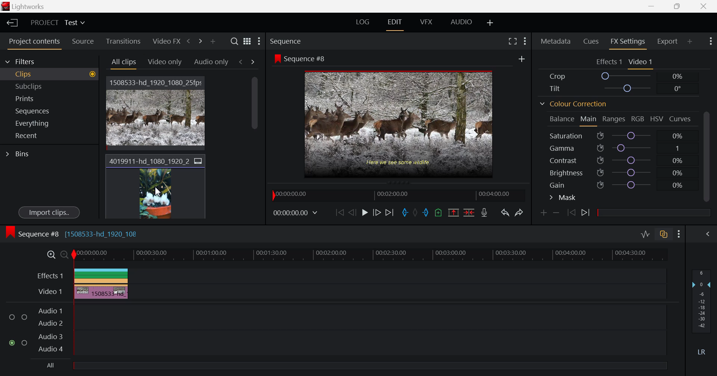 The height and width of the screenshot is (376, 717). Describe the element at coordinates (297, 211) in the screenshot. I see `Frame Time` at that location.